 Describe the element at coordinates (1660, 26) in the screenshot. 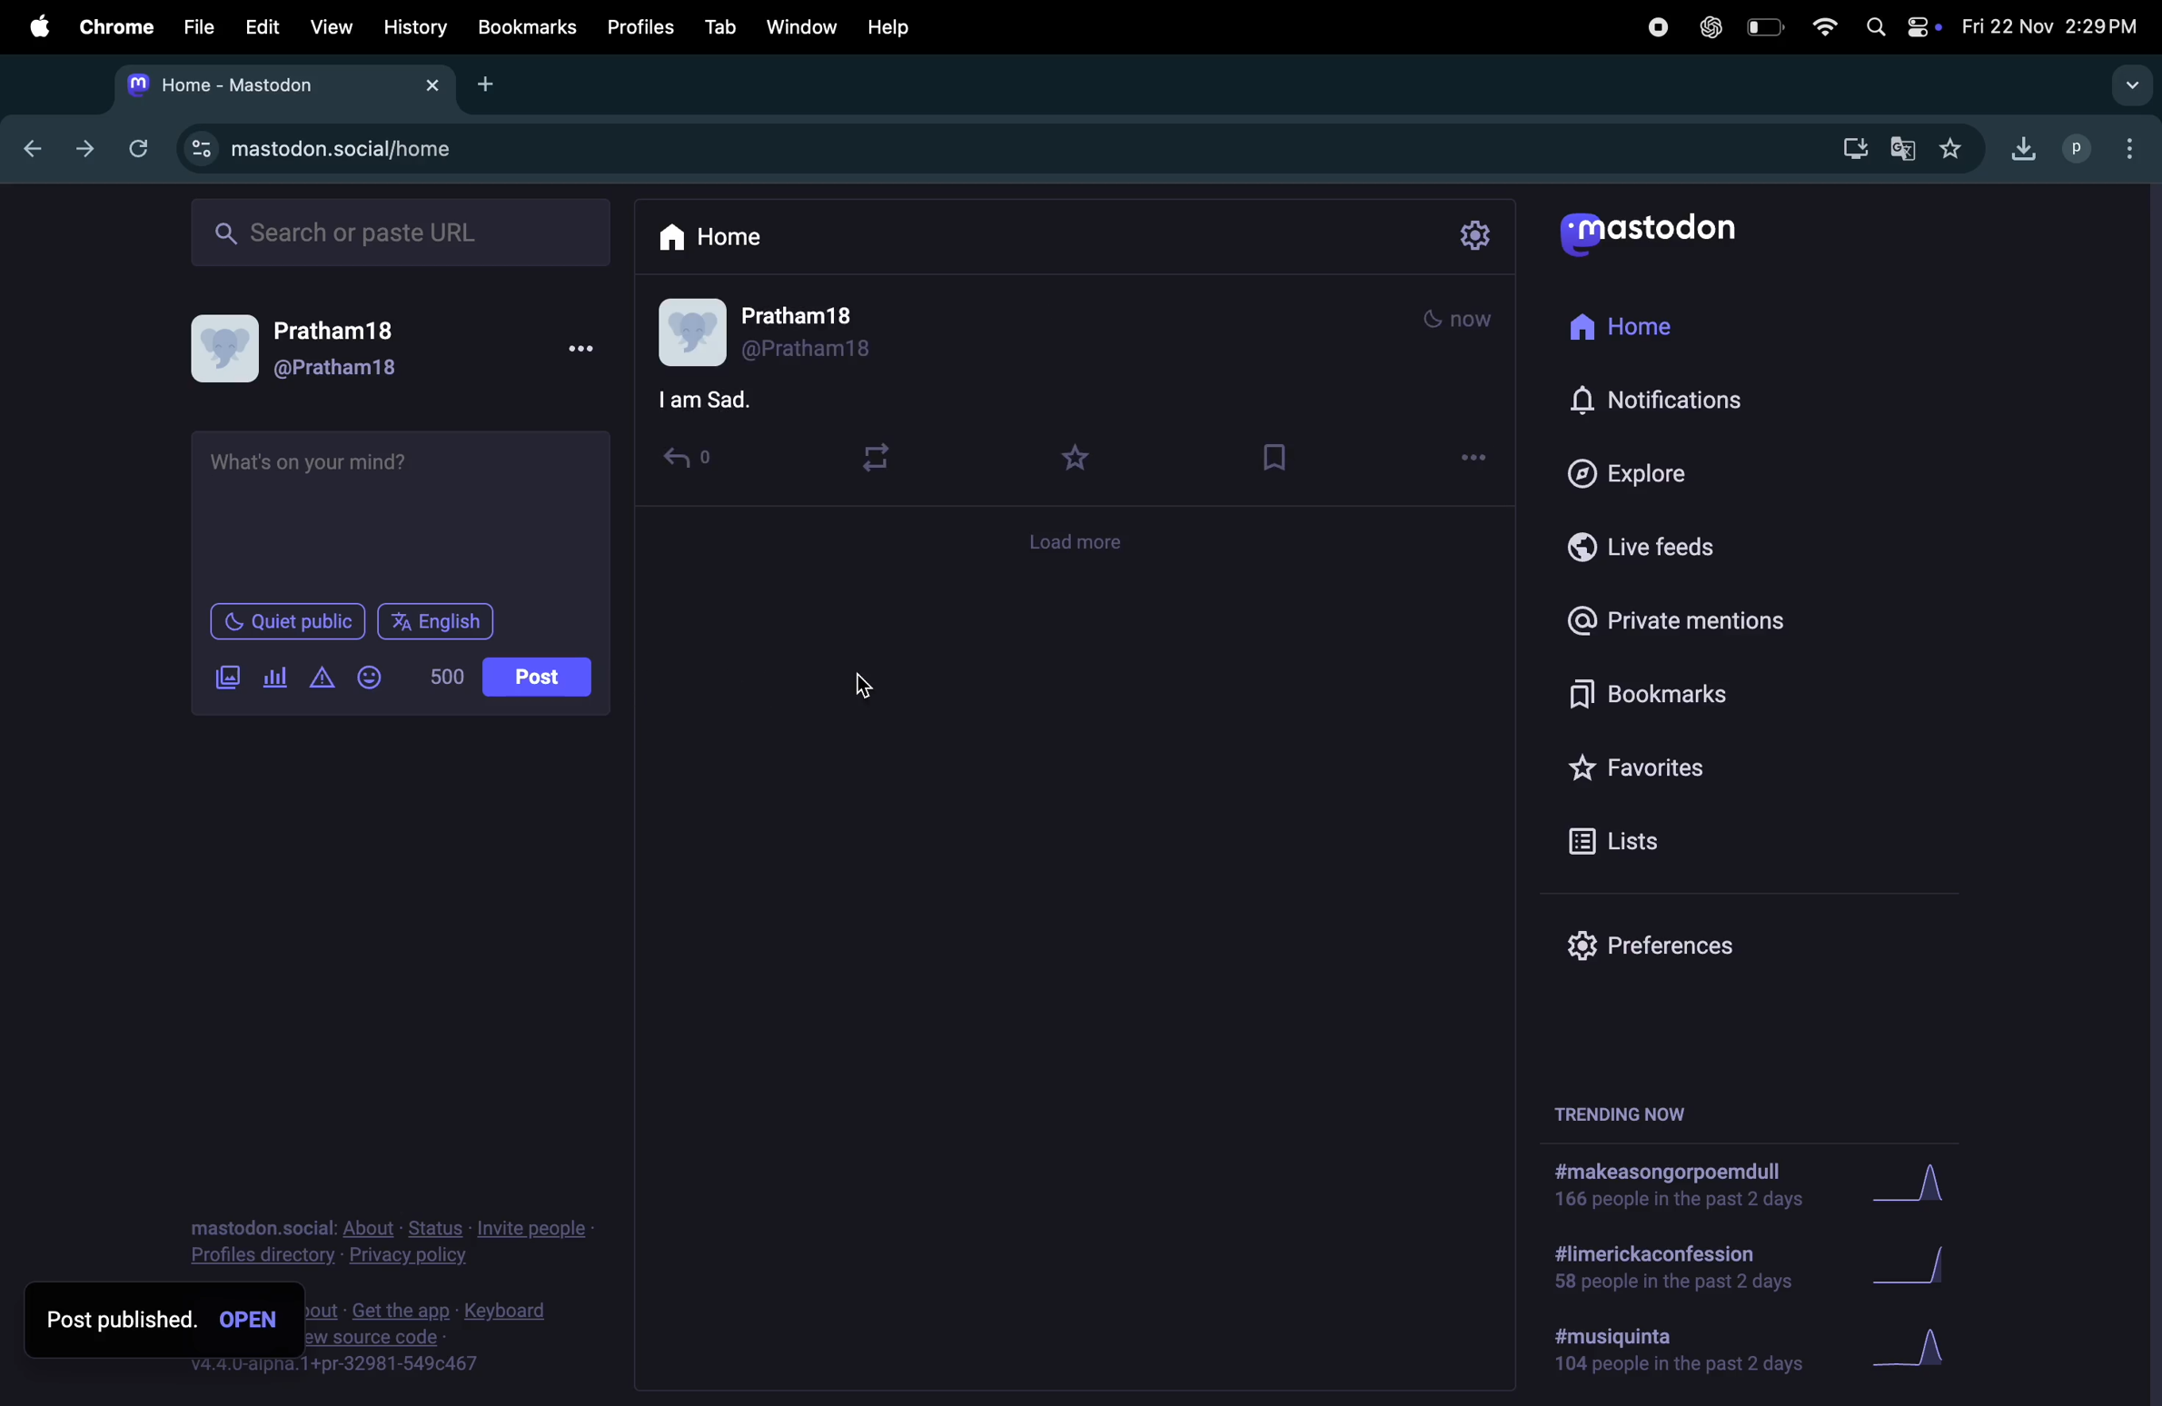

I see `record` at that location.